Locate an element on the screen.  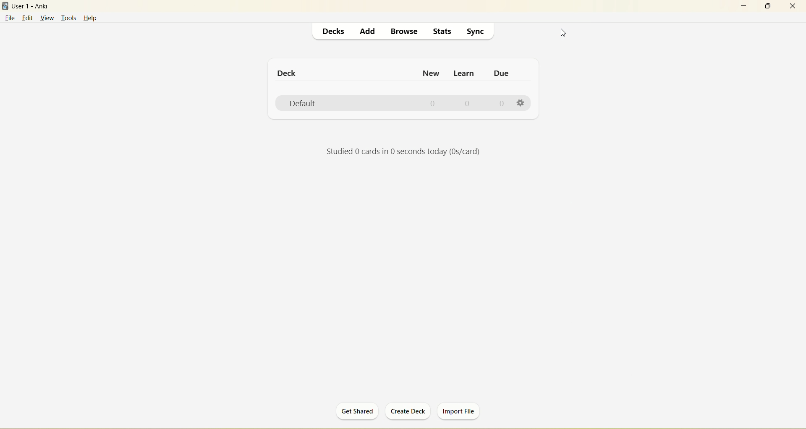
0 is located at coordinates (468, 104).